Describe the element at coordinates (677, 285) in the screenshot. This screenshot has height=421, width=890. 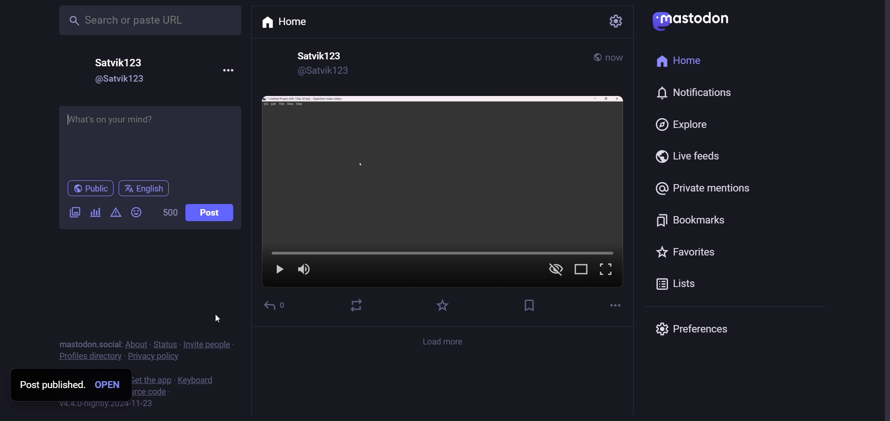
I see `lists` at that location.